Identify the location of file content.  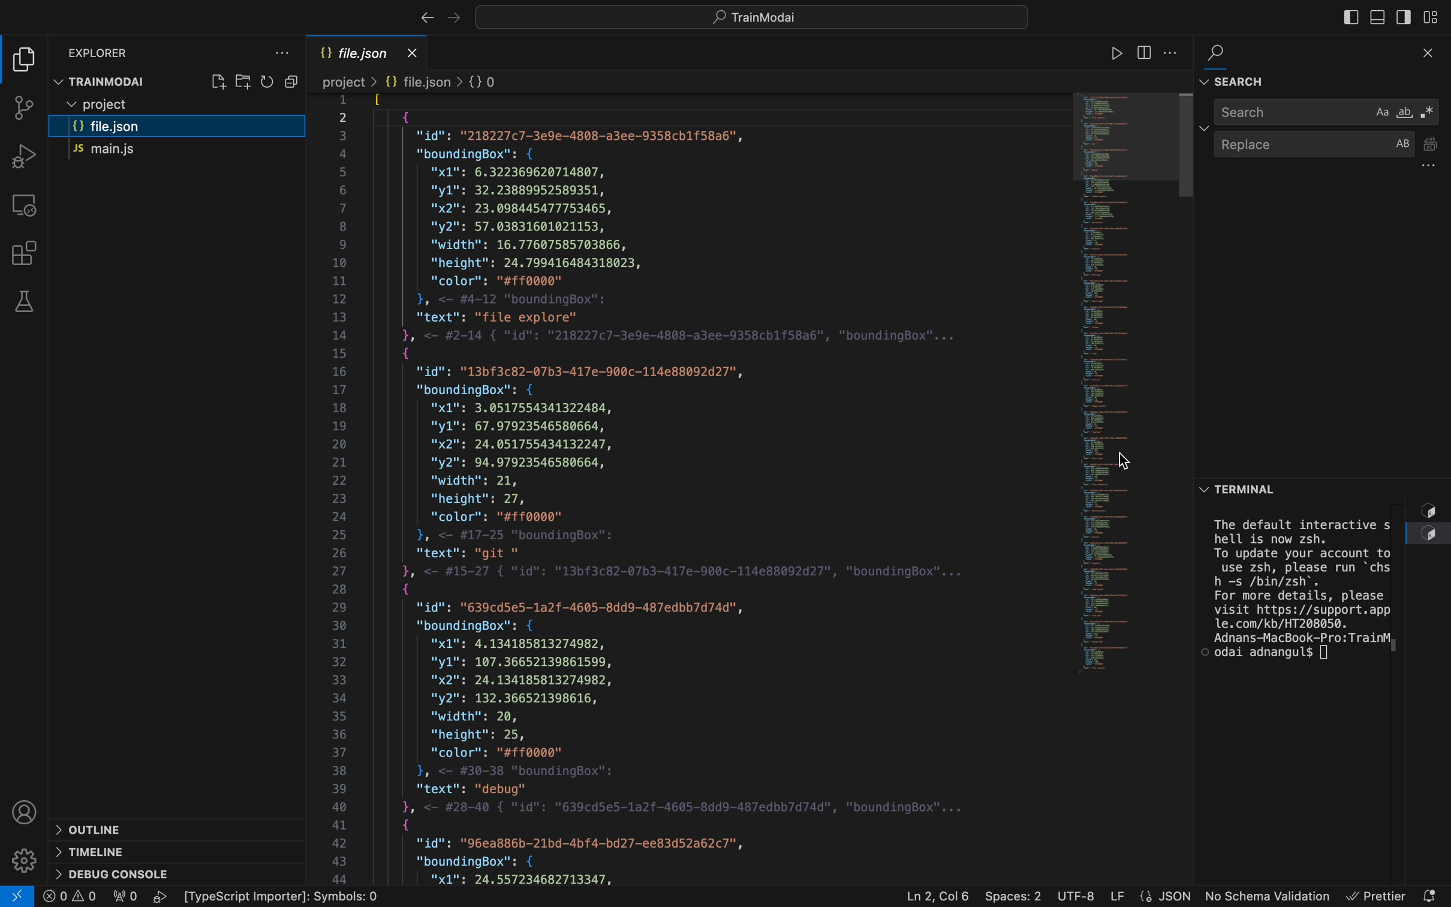
(704, 489).